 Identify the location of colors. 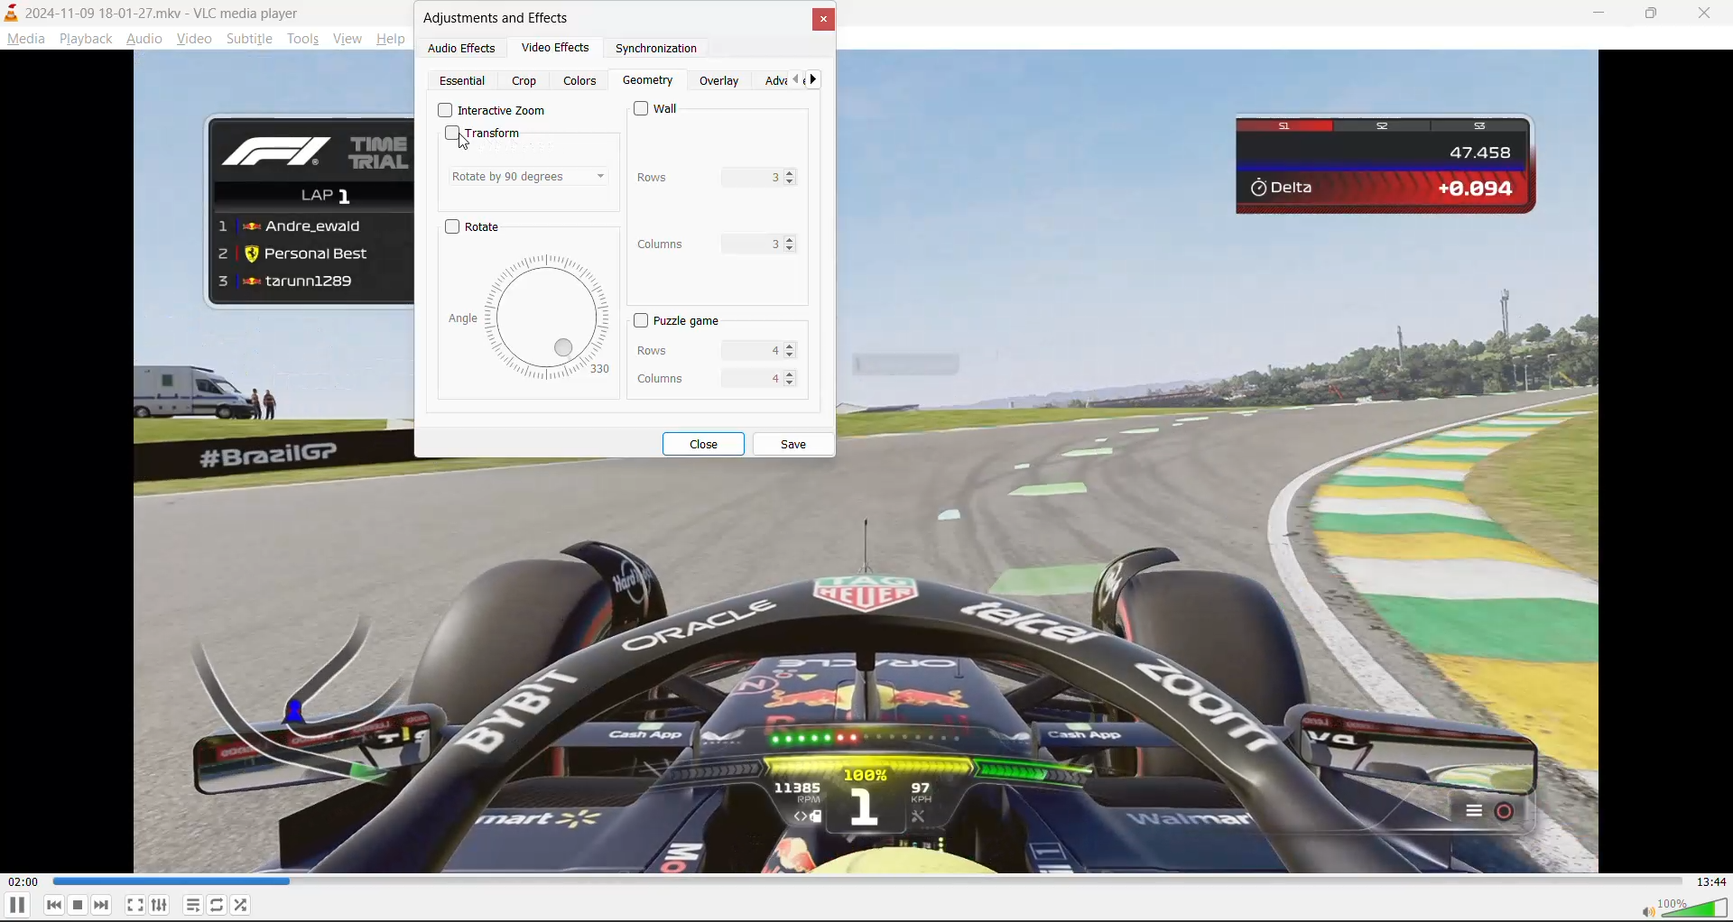
(579, 82).